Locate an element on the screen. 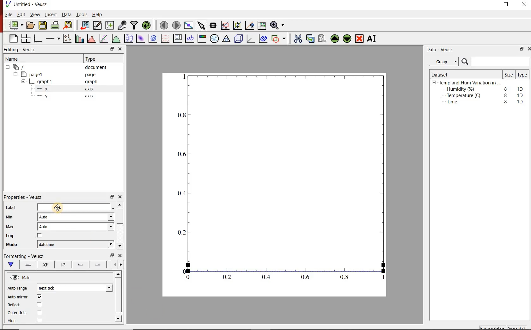 Image resolution: width=531 pixels, height=330 pixels. Zoom functions menu is located at coordinates (277, 25).